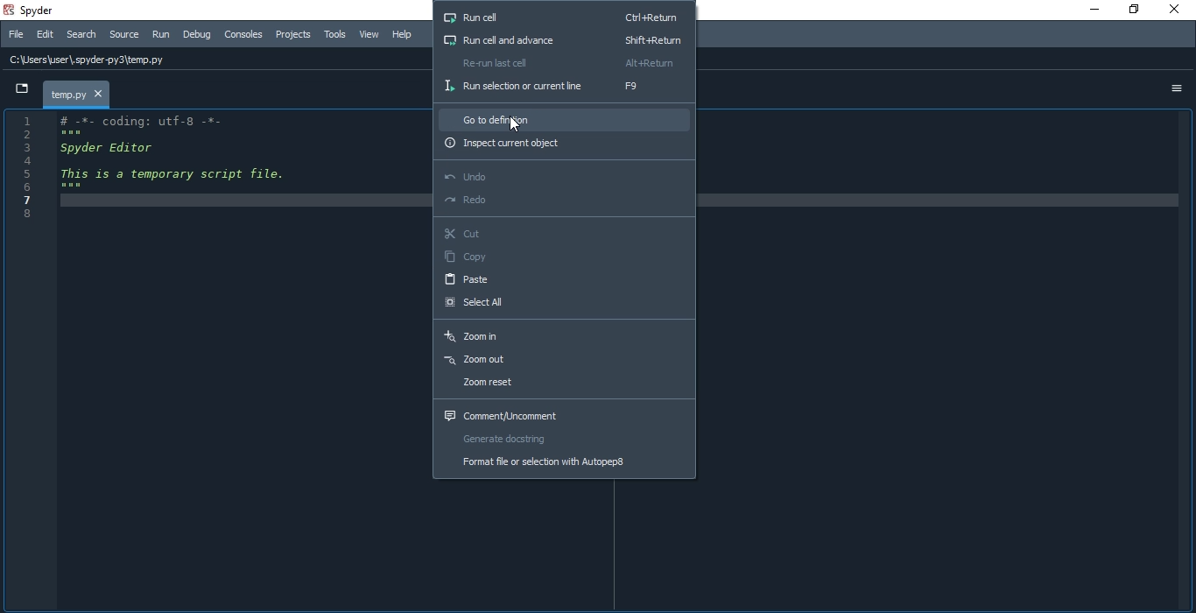 This screenshot has width=1196, height=613. I want to click on Redo, so click(561, 203).